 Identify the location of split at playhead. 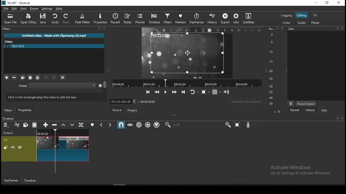
(81, 124).